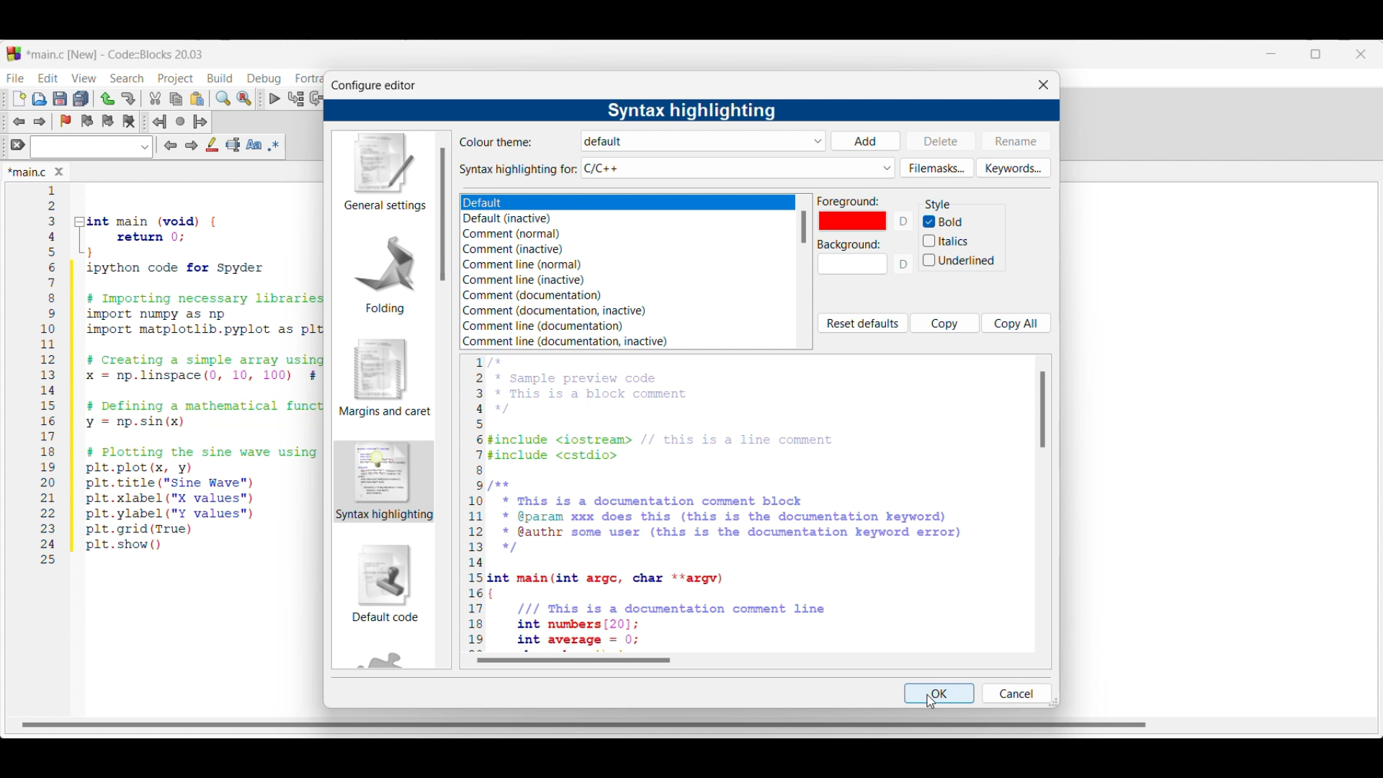 Image resolution: width=1383 pixels, height=778 pixels. I want to click on Jump back, so click(159, 122).